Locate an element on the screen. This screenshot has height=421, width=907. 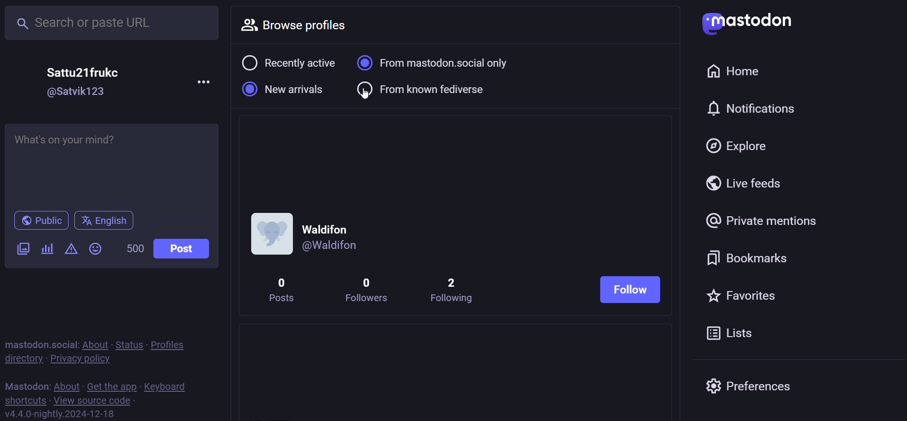
status is located at coordinates (128, 345).